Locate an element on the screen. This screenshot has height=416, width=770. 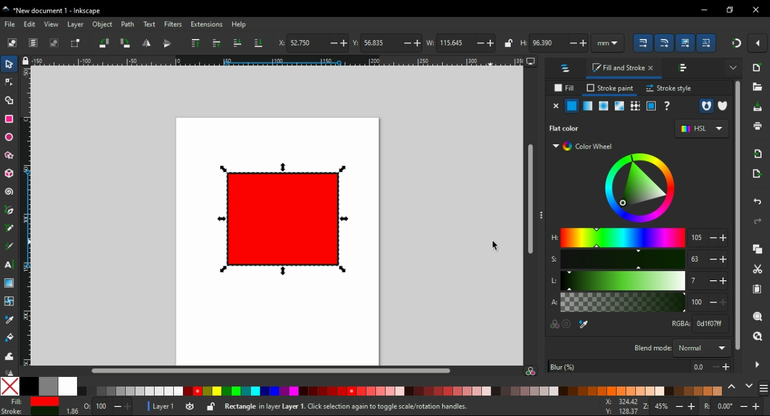
lower to bottom is located at coordinates (258, 42).